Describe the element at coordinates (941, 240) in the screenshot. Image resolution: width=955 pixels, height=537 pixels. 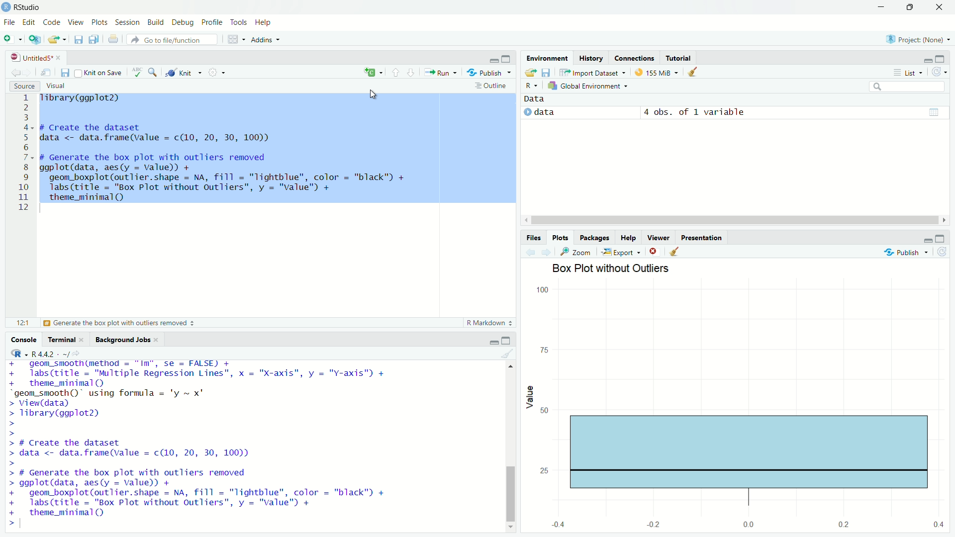
I see `maximise` at that location.